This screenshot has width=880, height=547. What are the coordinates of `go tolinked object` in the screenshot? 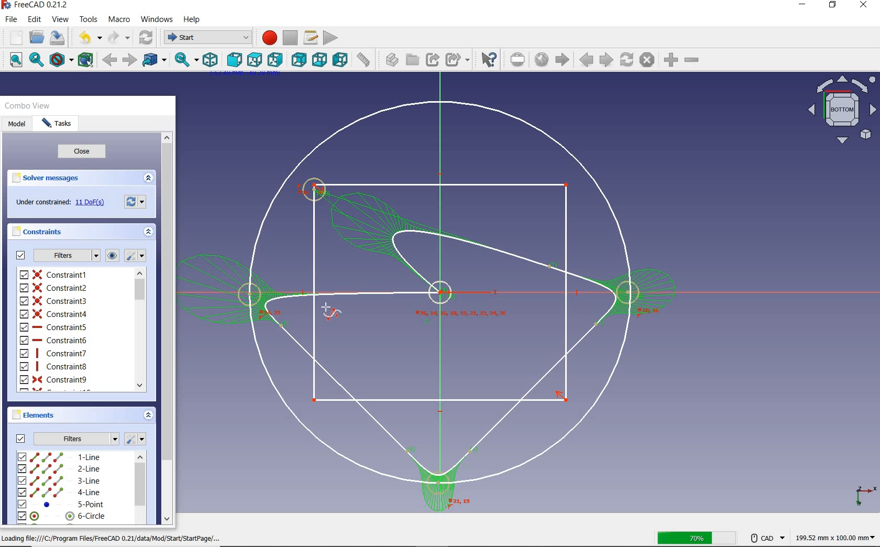 It's located at (155, 59).